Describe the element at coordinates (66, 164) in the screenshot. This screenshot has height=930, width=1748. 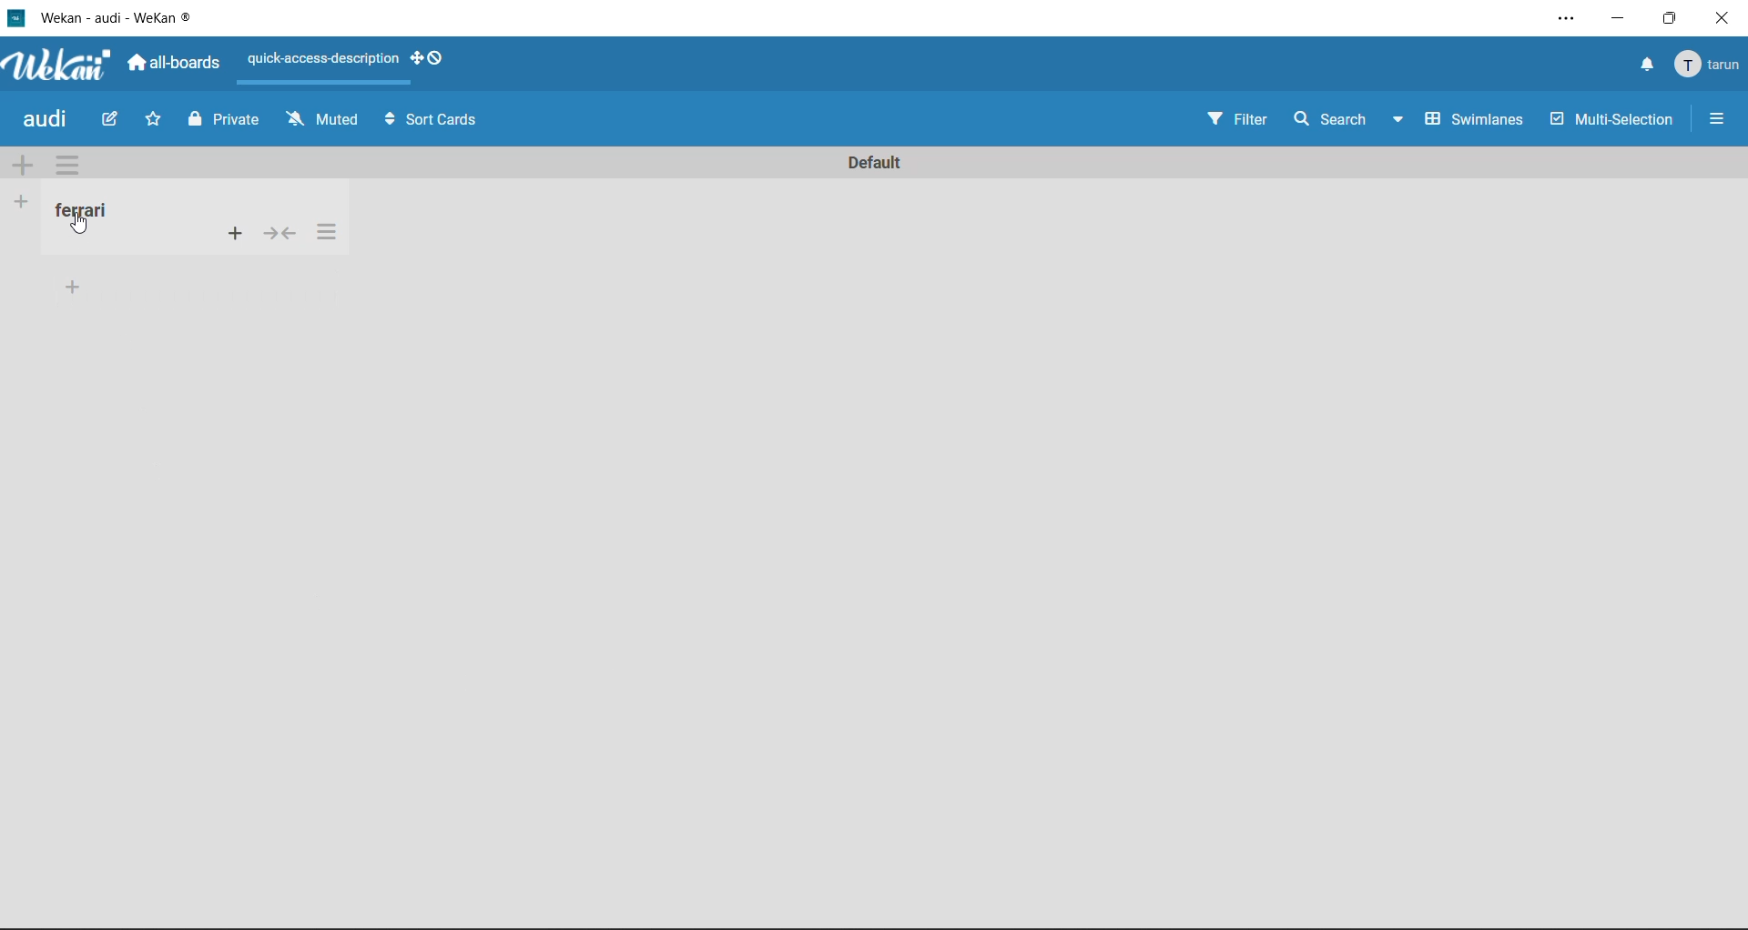
I see `swimlane action` at that location.